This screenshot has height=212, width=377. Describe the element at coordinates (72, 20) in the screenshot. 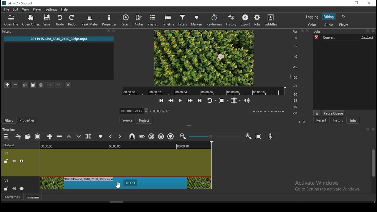

I see `redo` at that location.